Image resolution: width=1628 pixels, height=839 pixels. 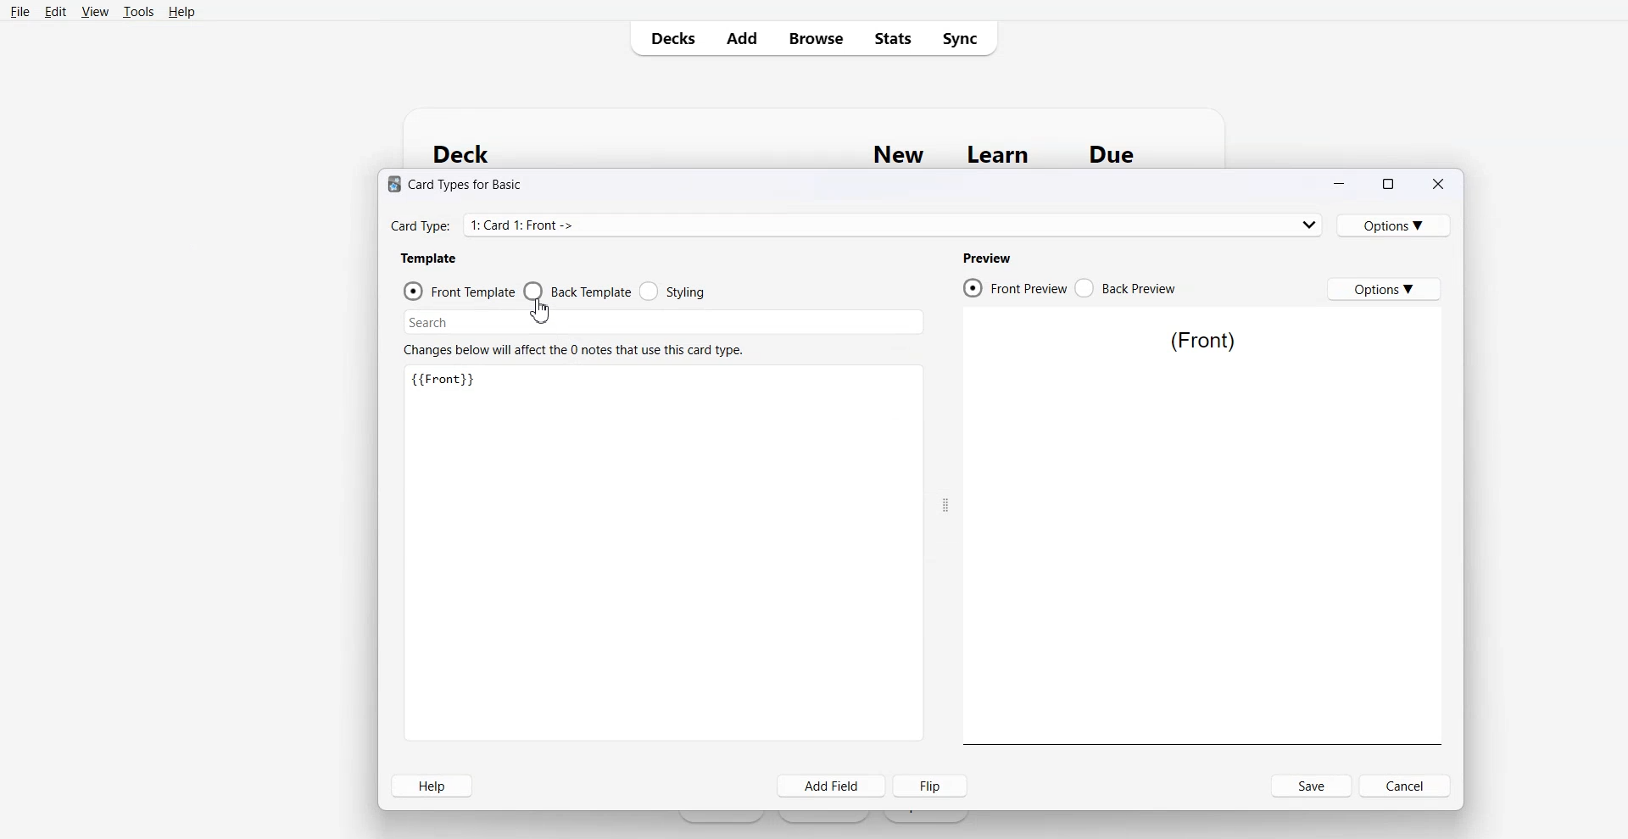 I want to click on Help, so click(x=432, y=786).